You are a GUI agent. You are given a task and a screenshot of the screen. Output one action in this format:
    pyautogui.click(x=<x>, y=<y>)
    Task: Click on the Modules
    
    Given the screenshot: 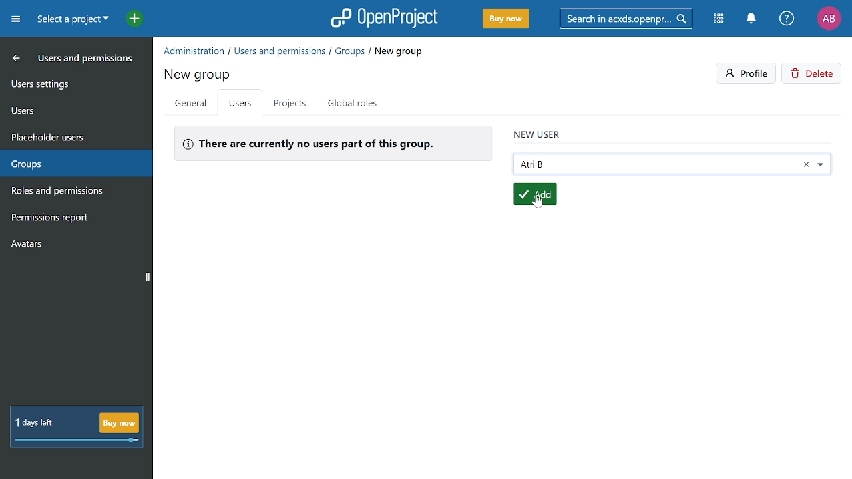 What is the action you would take?
    pyautogui.click(x=720, y=19)
    